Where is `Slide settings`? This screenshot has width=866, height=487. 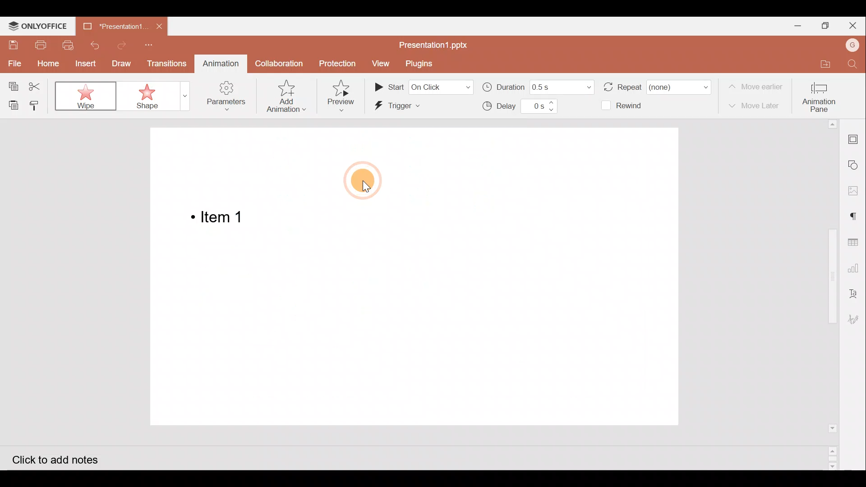 Slide settings is located at coordinates (857, 141).